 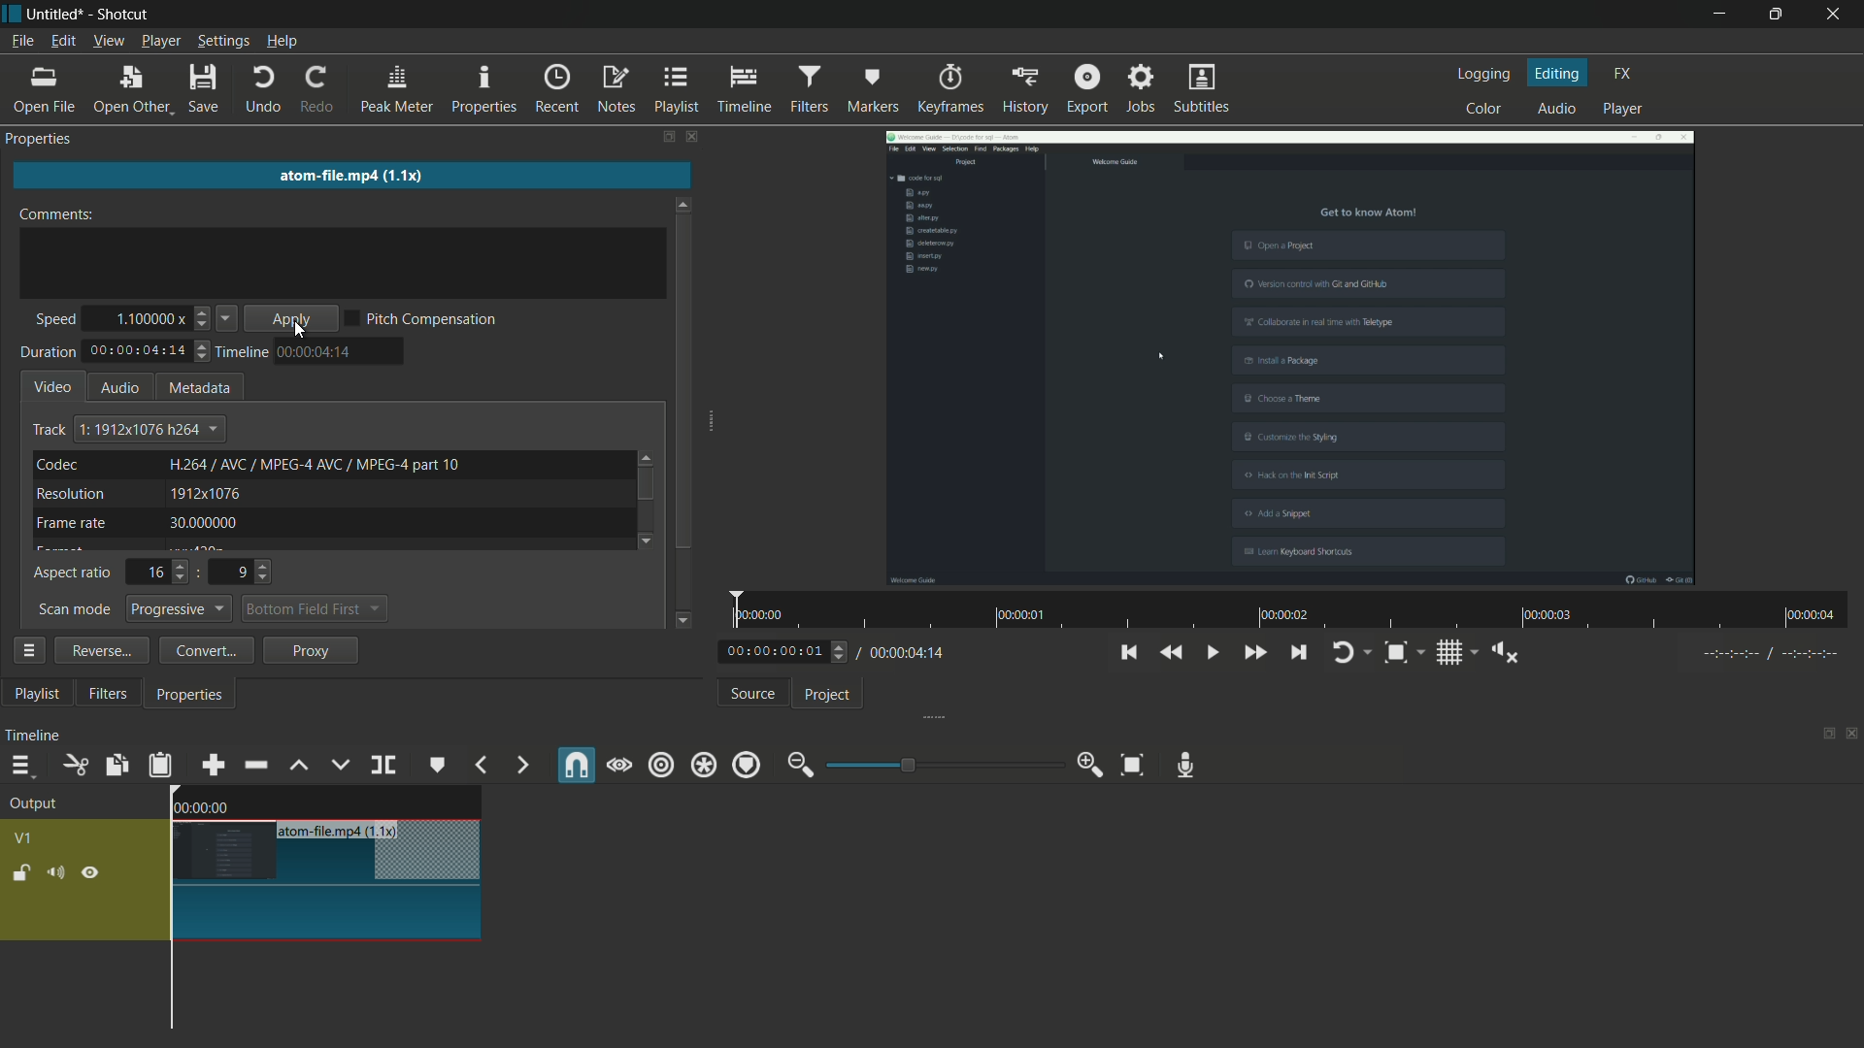 I want to click on bottom field first, so click(x=305, y=611).